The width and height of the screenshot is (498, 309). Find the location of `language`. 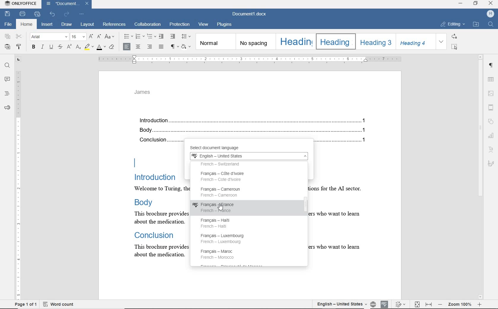

language is located at coordinates (373, 304).